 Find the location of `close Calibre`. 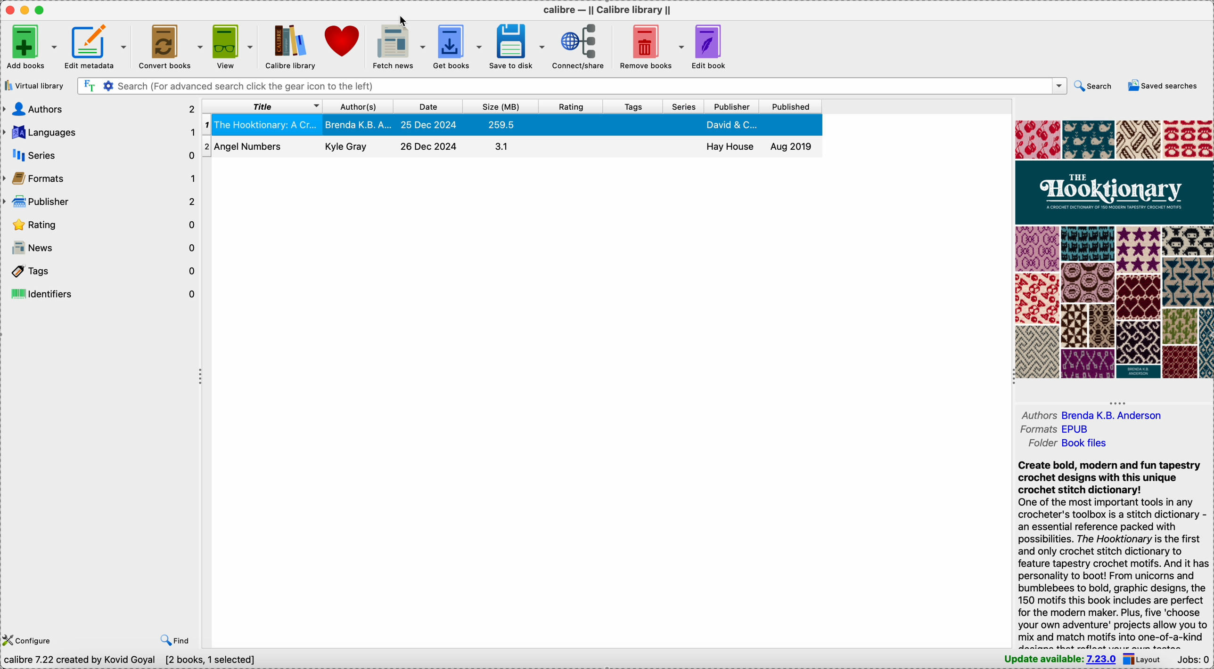

close Calibre is located at coordinates (8, 10).